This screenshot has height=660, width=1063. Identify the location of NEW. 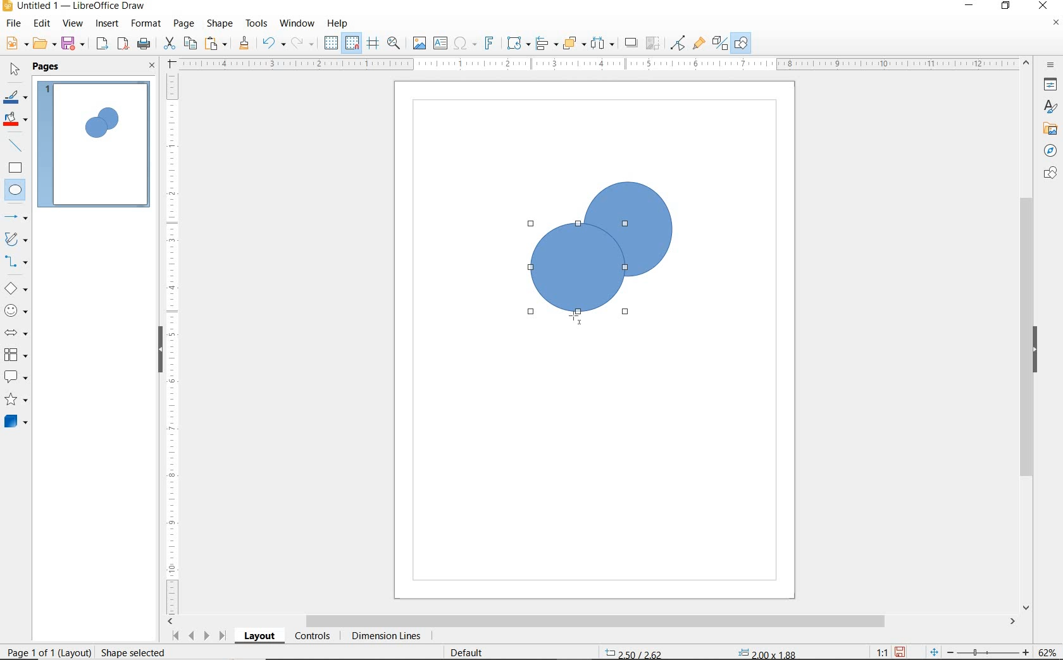
(15, 44).